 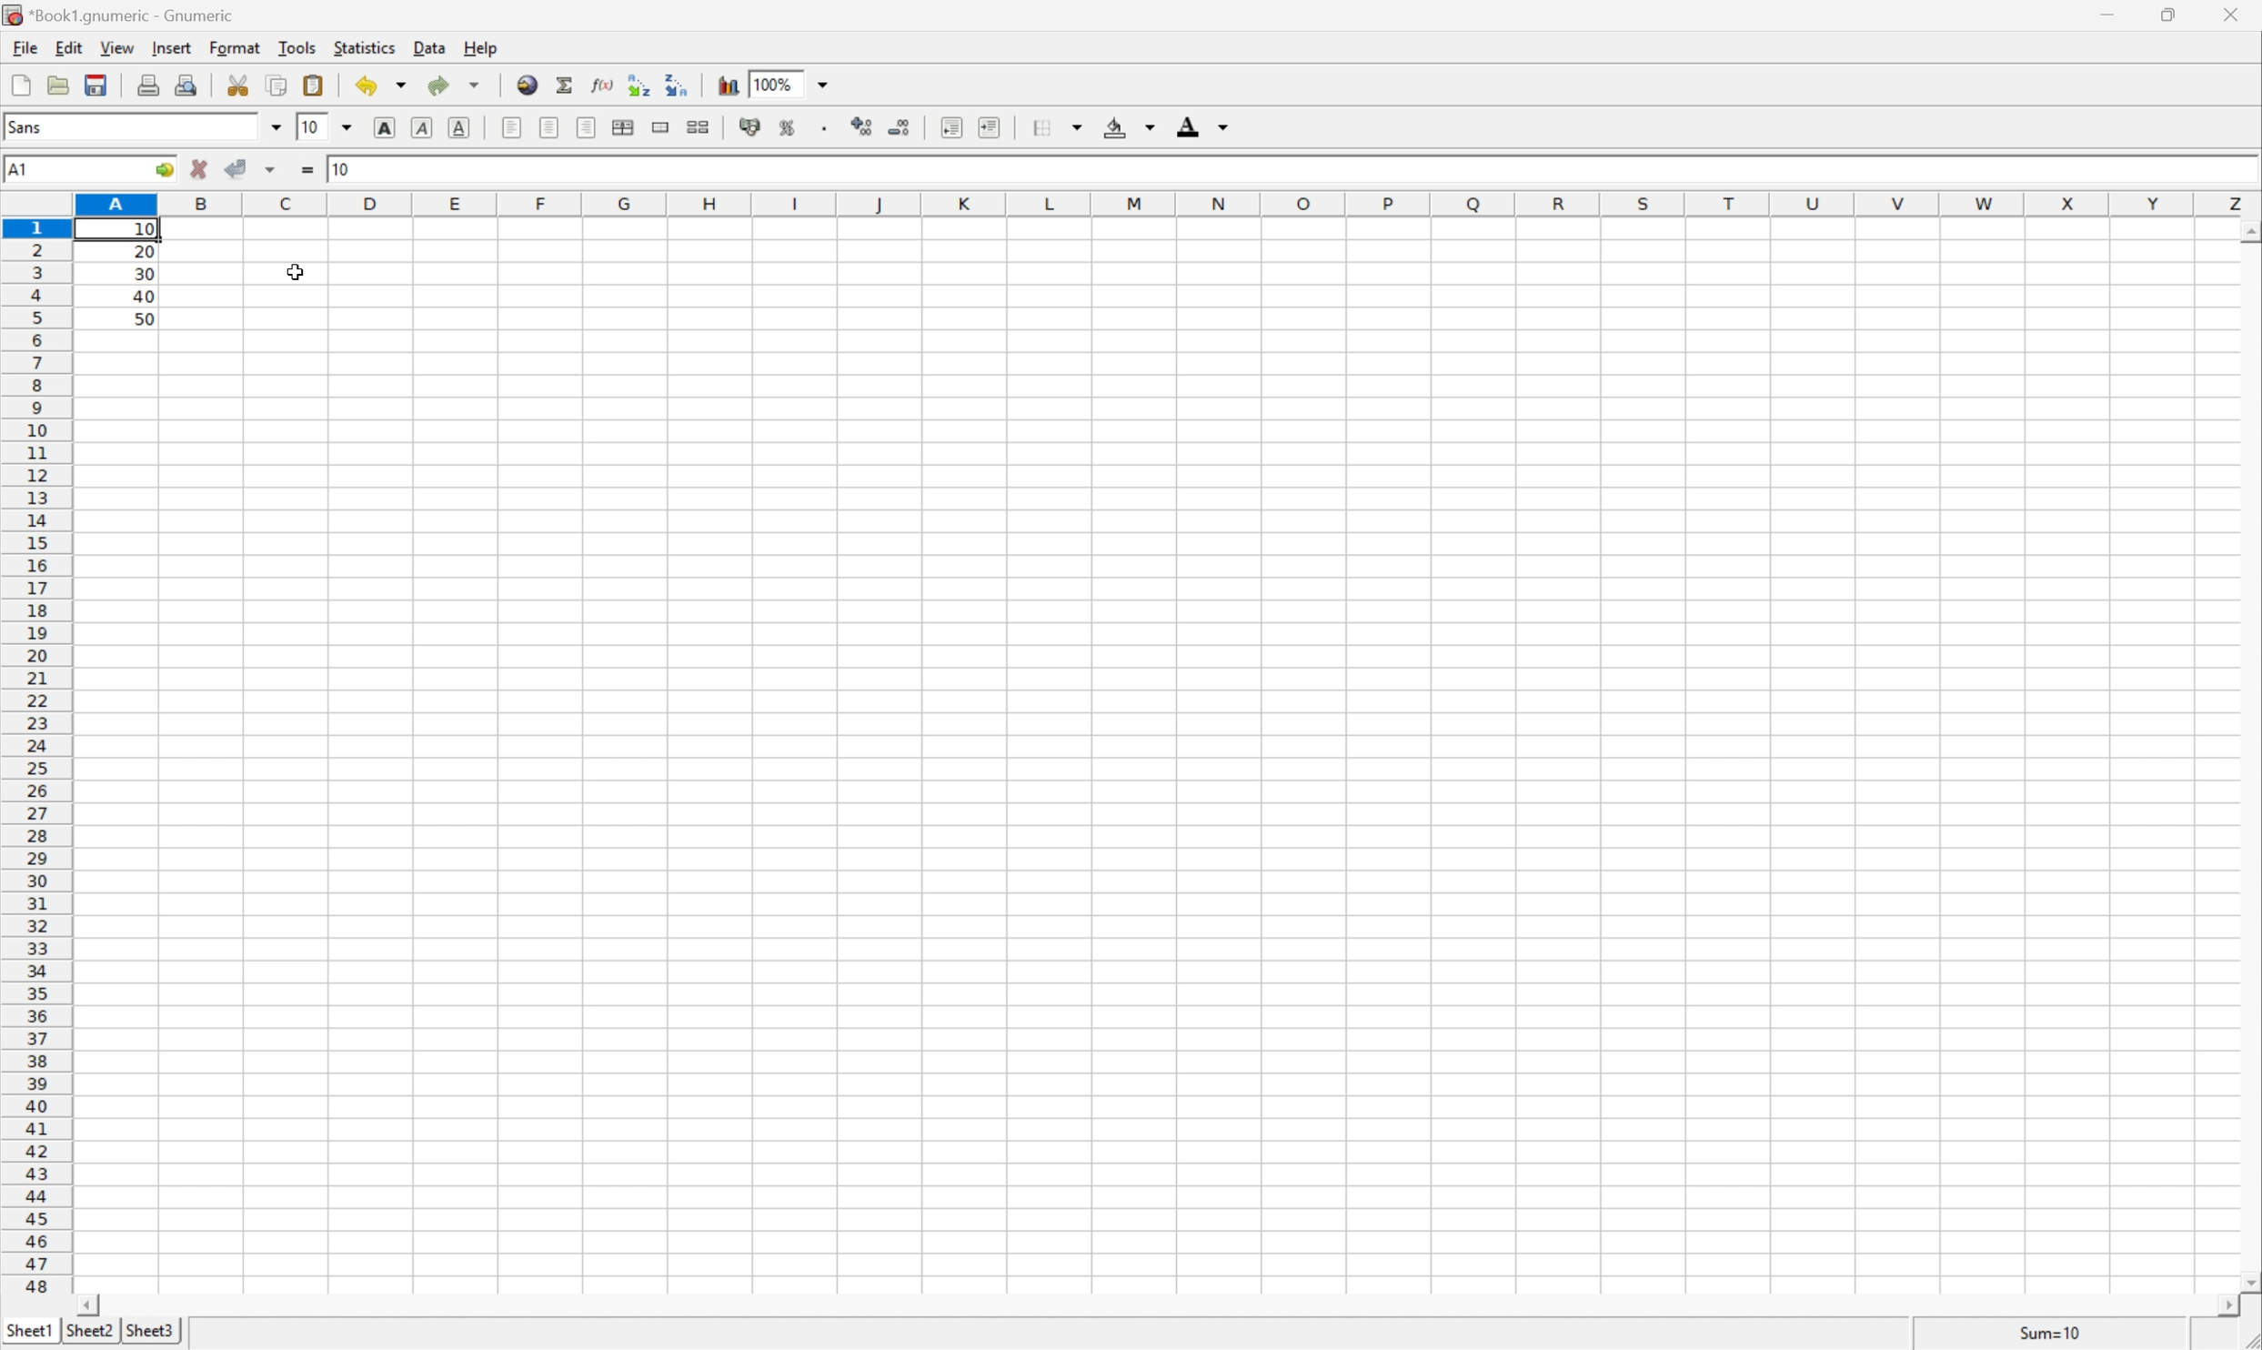 I want to click on File, so click(x=20, y=81).